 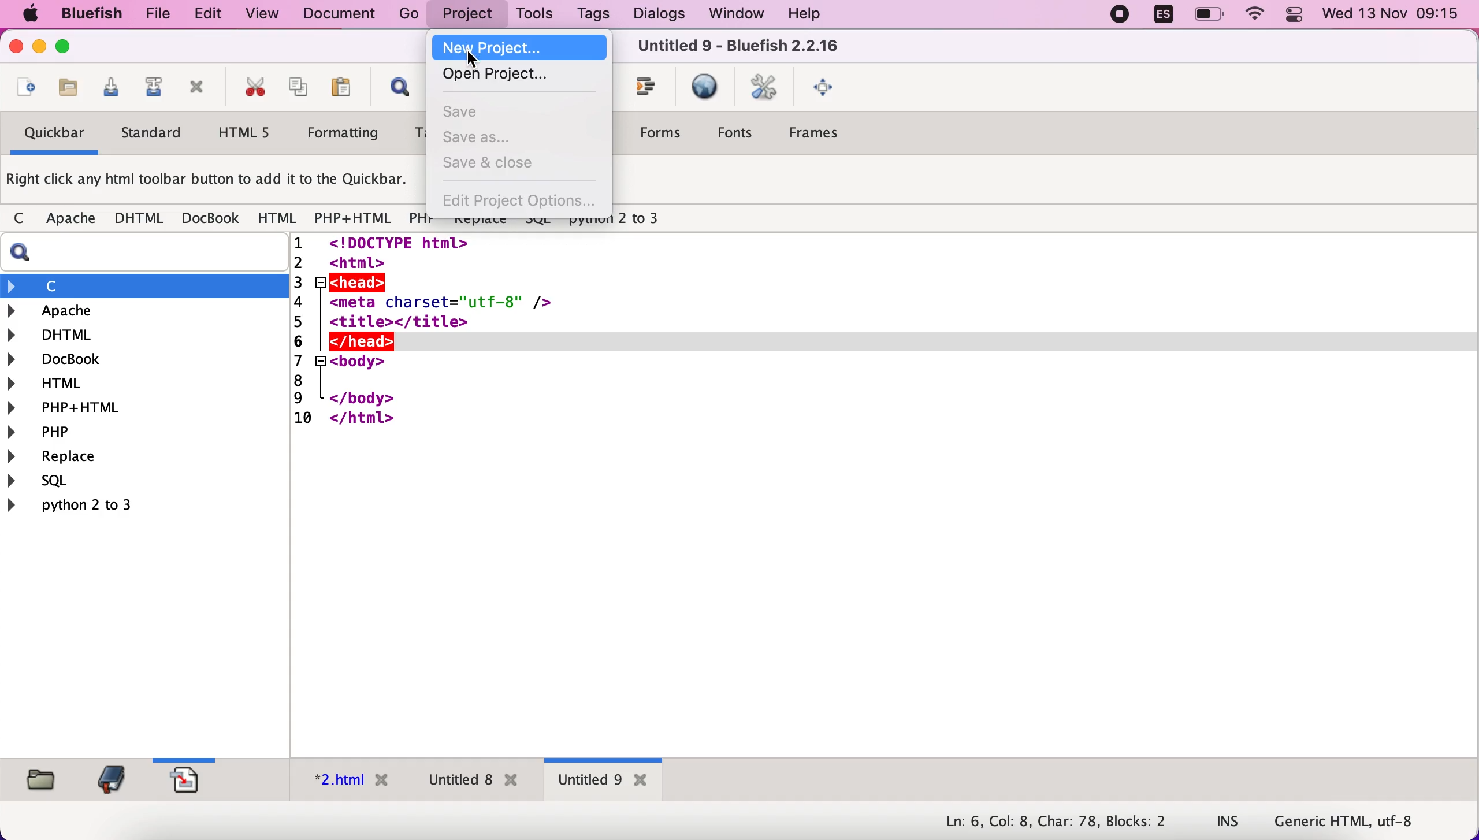 I want to click on mac logo, so click(x=28, y=15).